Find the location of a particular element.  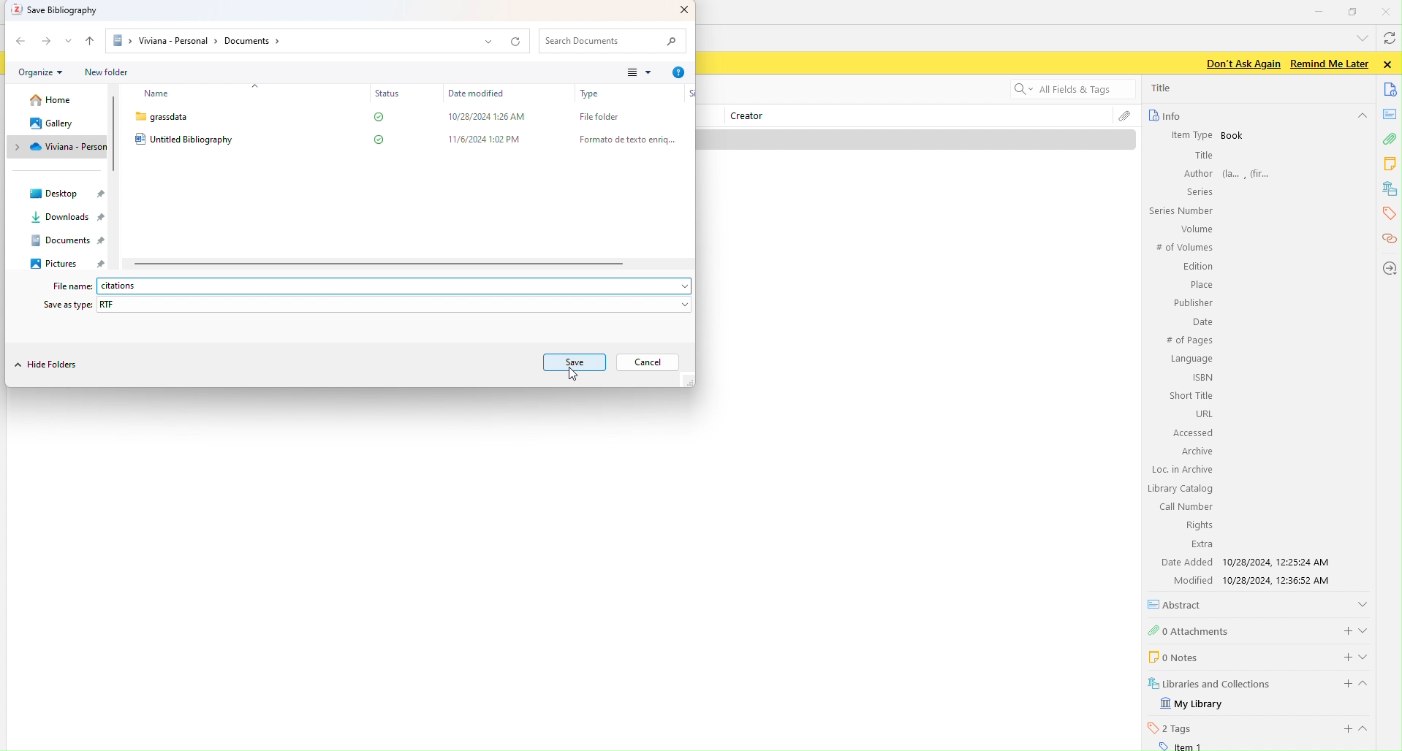

File folder is located at coordinates (594, 115).